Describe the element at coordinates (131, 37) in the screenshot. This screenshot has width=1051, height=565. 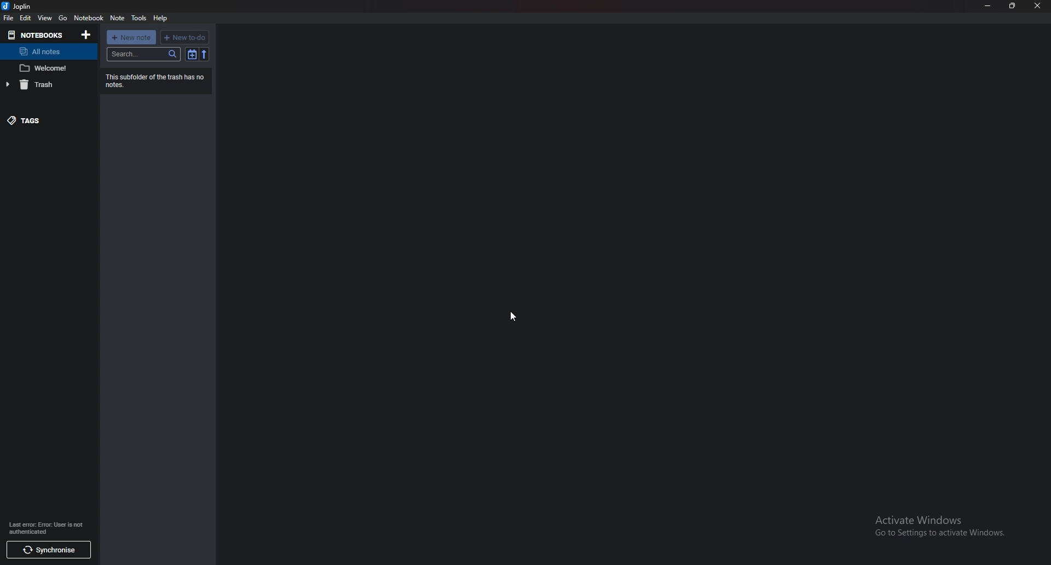
I see `New note` at that location.